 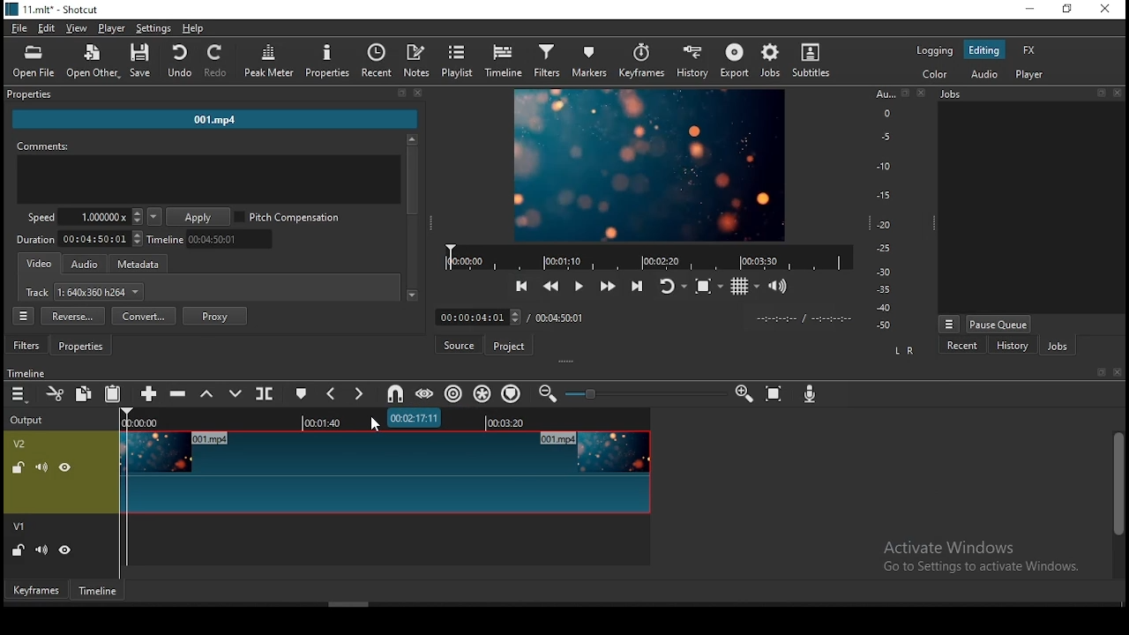 What do you see at coordinates (550, 62) in the screenshot?
I see `filters` at bounding box center [550, 62].